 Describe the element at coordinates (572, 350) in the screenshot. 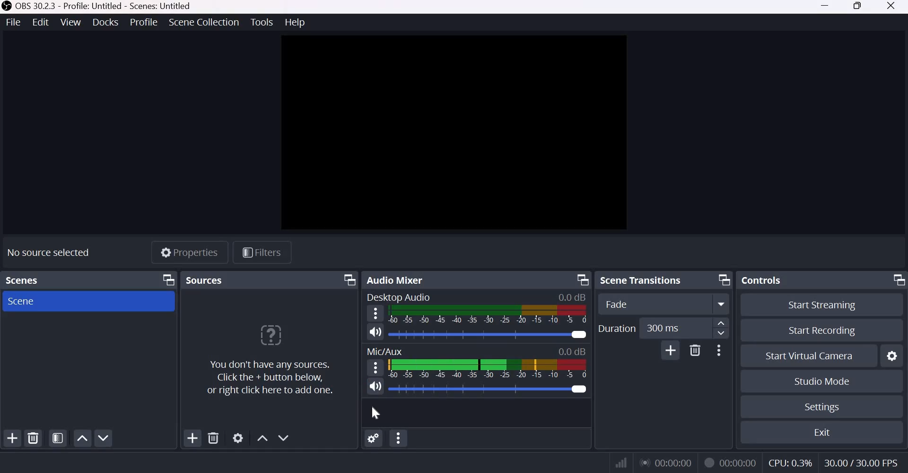

I see `0.00 dB` at that location.